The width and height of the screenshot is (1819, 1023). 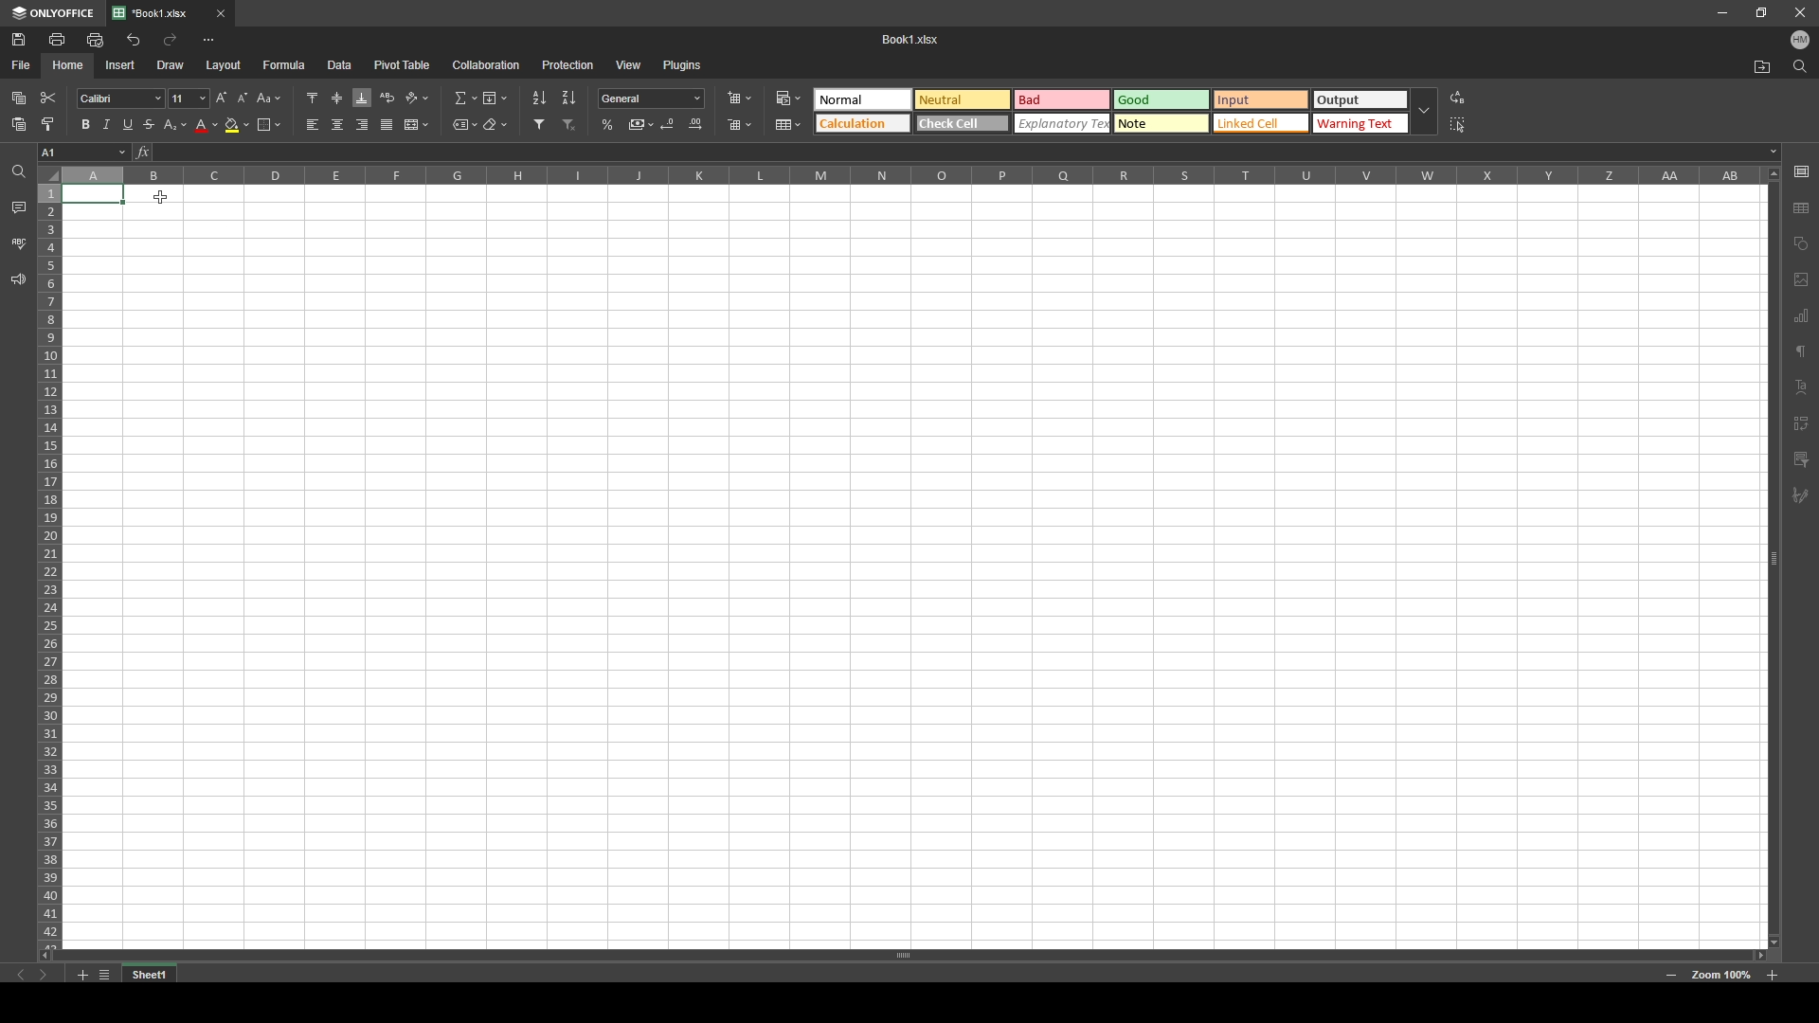 What do you see at coordinates (339, 65) in the screenshot?
I see `data` at bounding box center [339, 65].